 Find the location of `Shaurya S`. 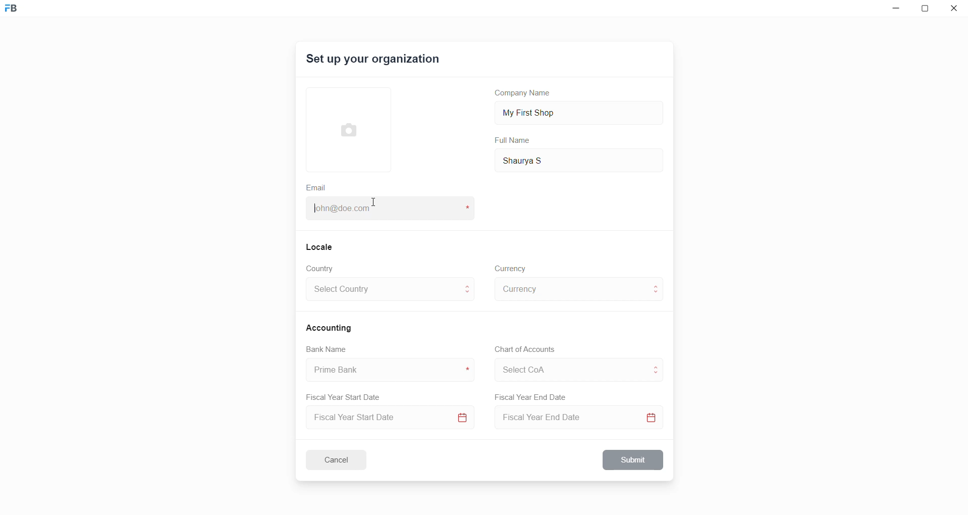

Shaurya S is located at coordinates (538, 160).